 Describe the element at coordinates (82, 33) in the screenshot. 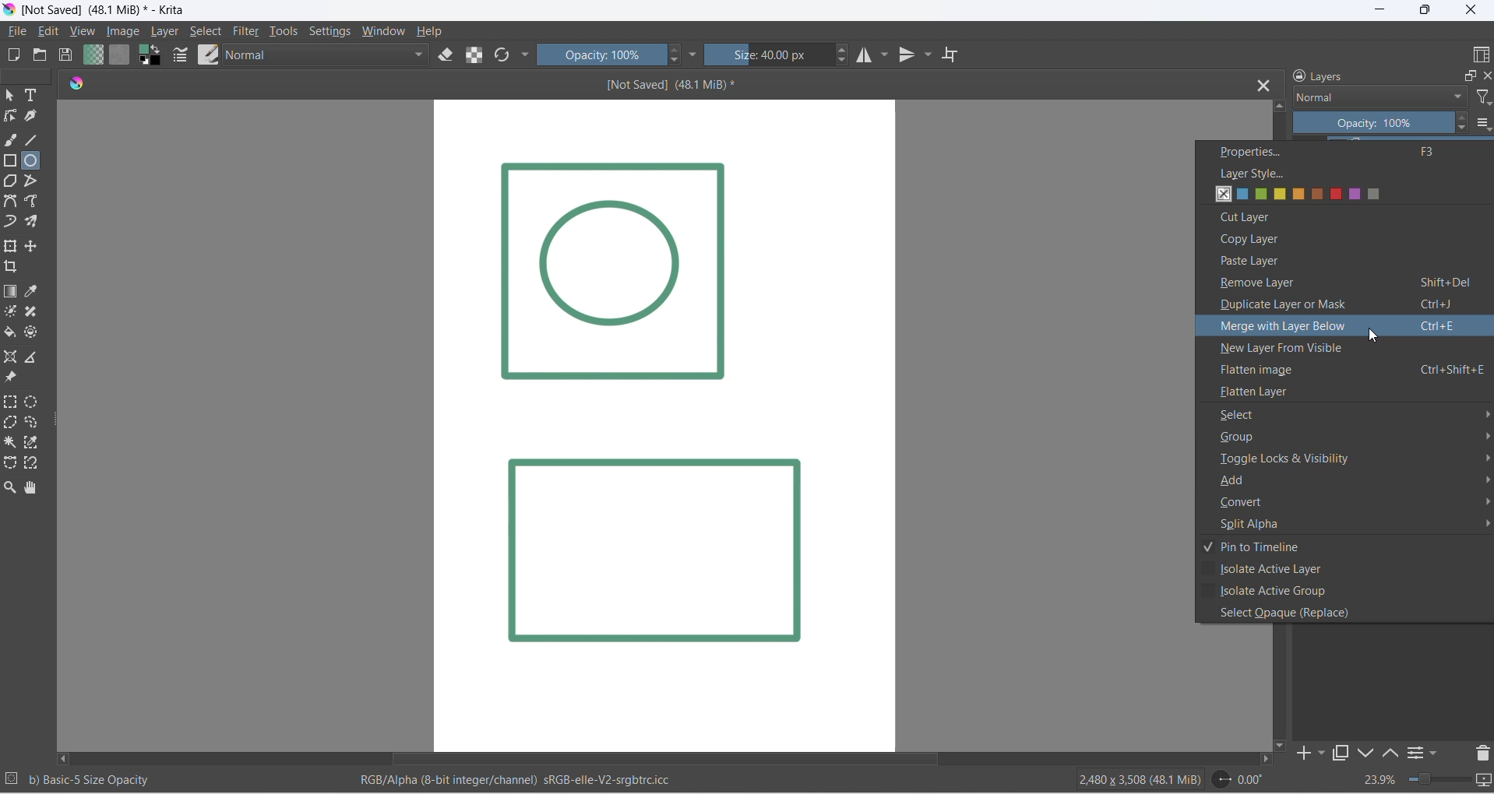

I see `view` at that location.